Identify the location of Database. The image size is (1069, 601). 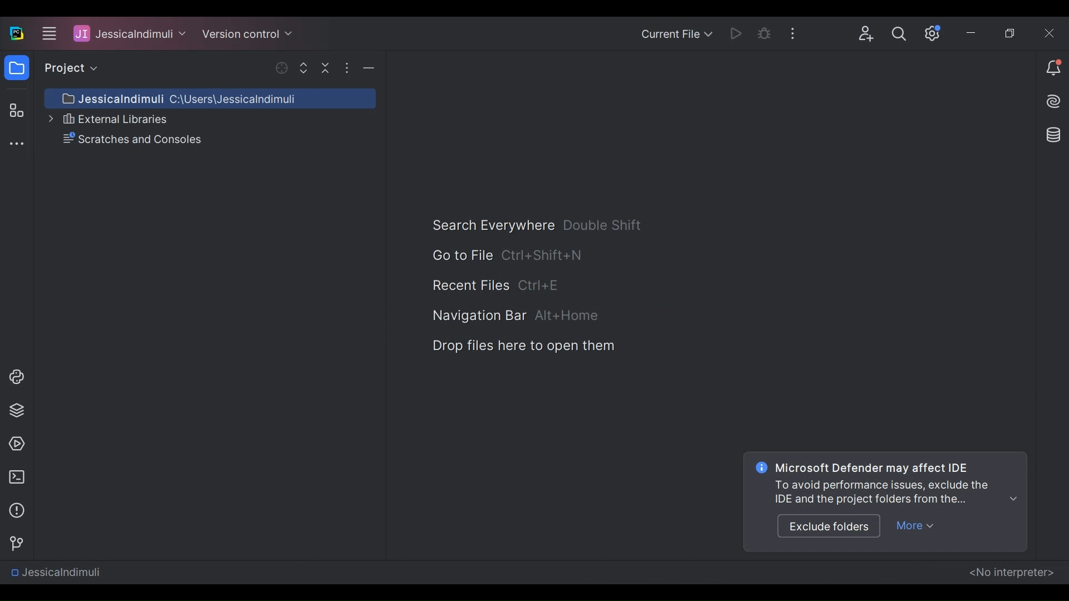
(1051, 134).